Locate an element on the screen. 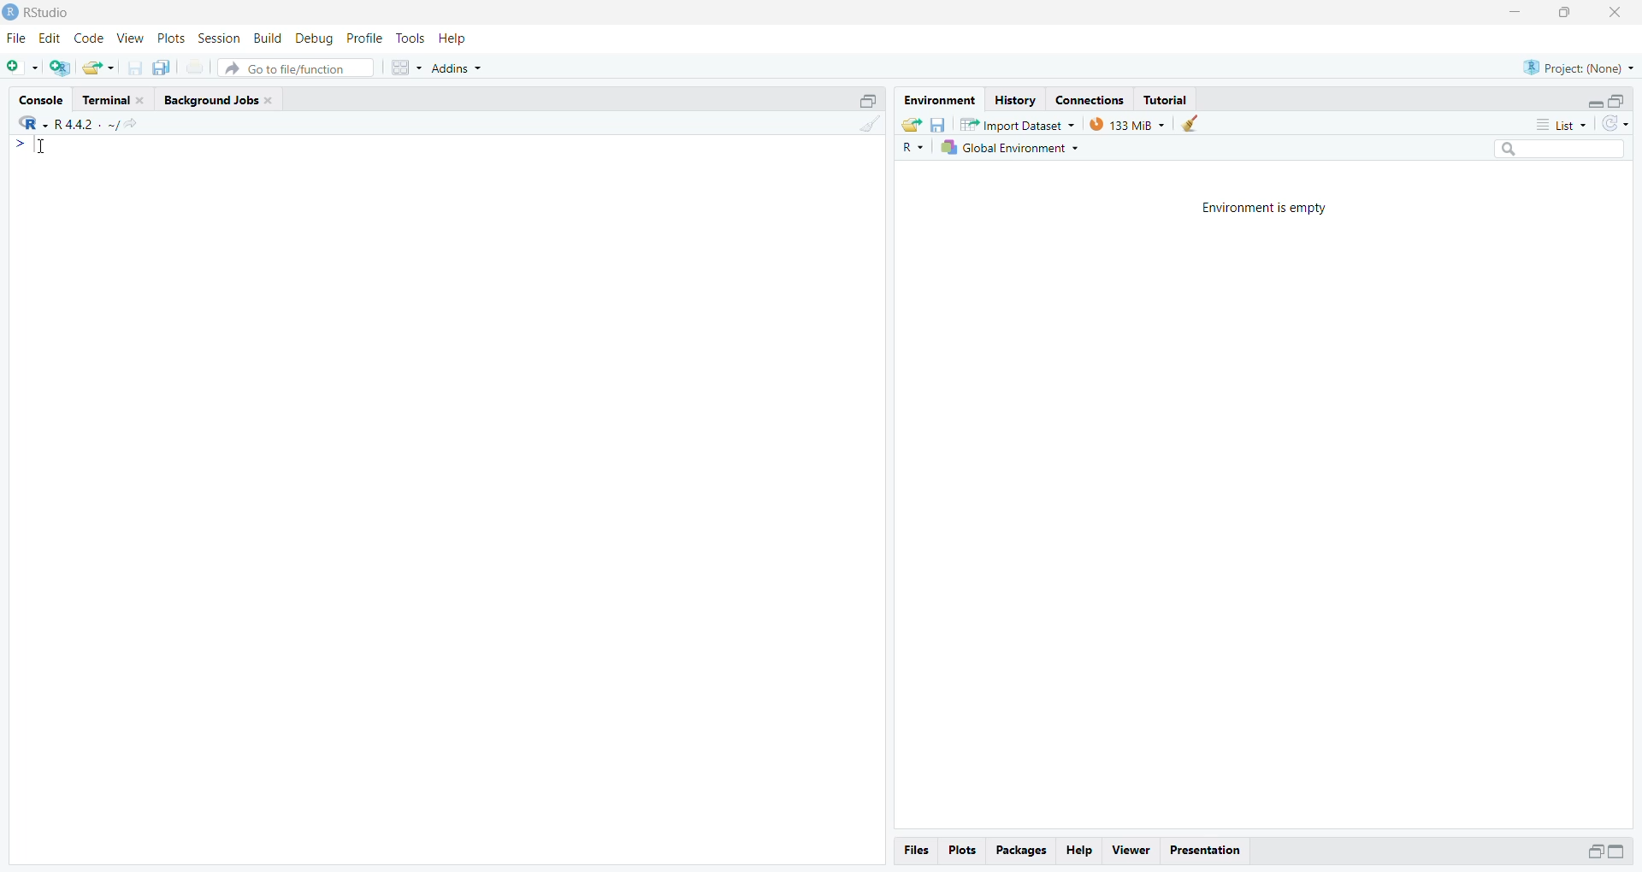 The image size is (1642, 872). Rstudio is located at coordinates (32, 10).